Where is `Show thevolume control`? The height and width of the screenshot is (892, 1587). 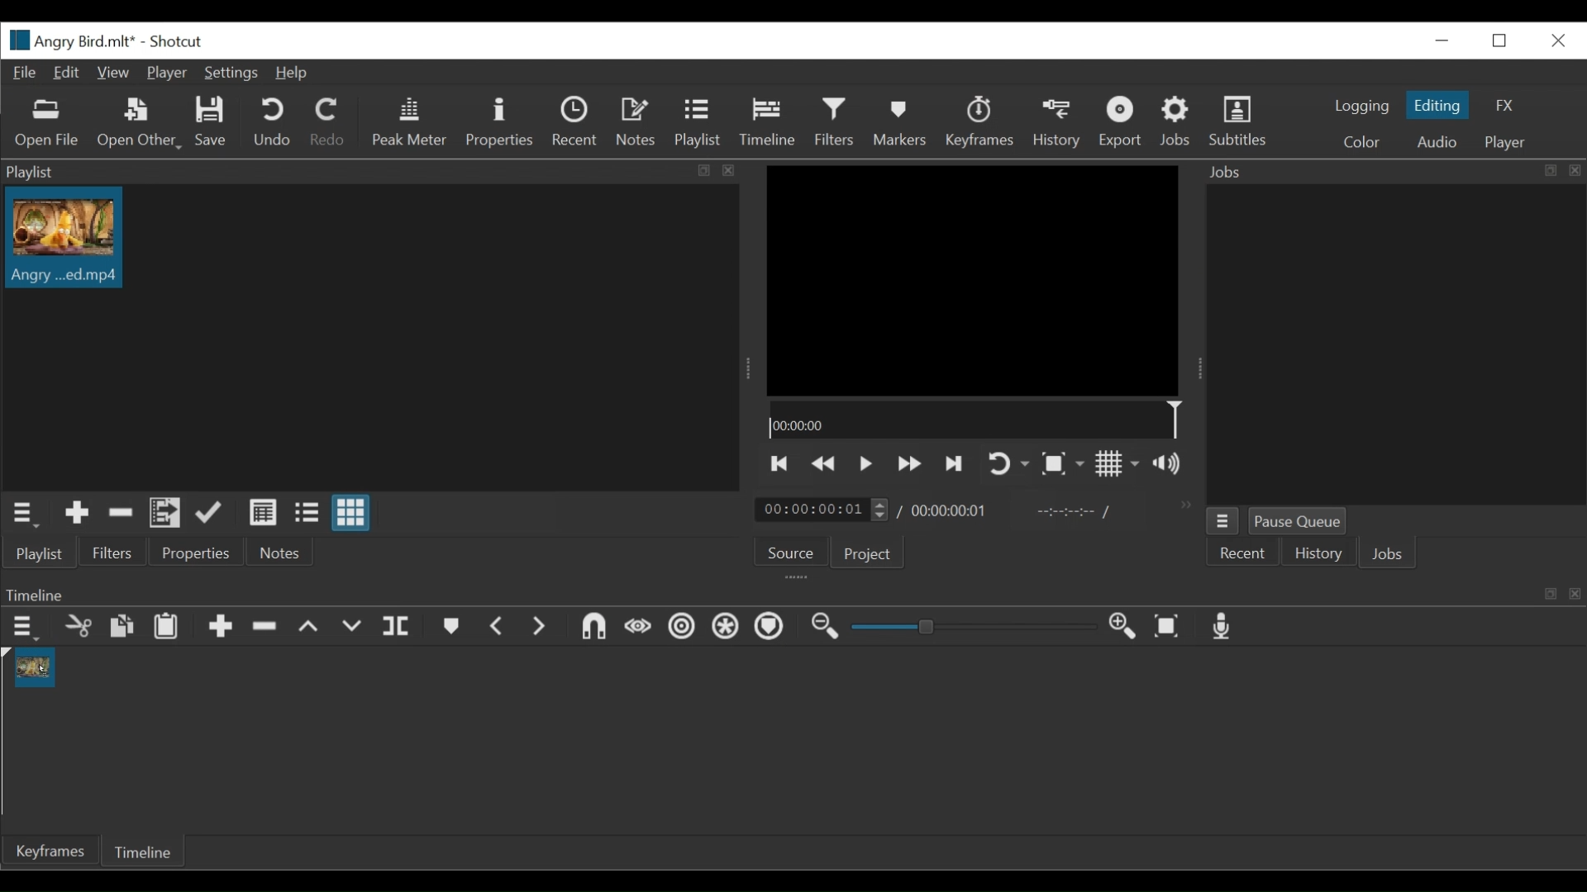 Show thevolume control is located at coordinates (1171, 464).